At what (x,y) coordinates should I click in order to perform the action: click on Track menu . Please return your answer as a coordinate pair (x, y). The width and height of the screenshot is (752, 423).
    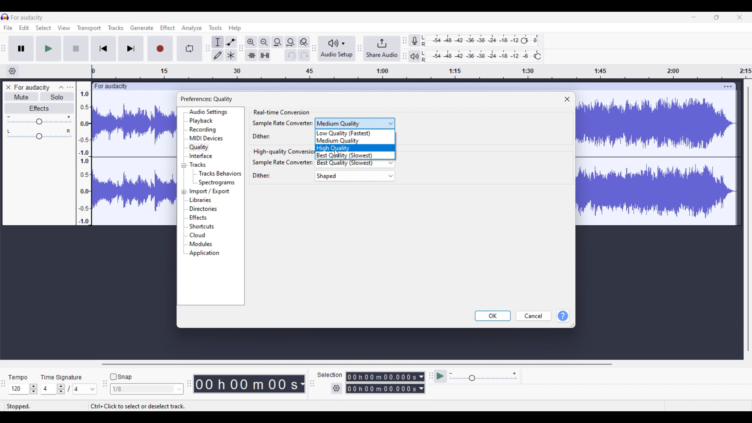
    Looking at the image, I should click on (116, 28).